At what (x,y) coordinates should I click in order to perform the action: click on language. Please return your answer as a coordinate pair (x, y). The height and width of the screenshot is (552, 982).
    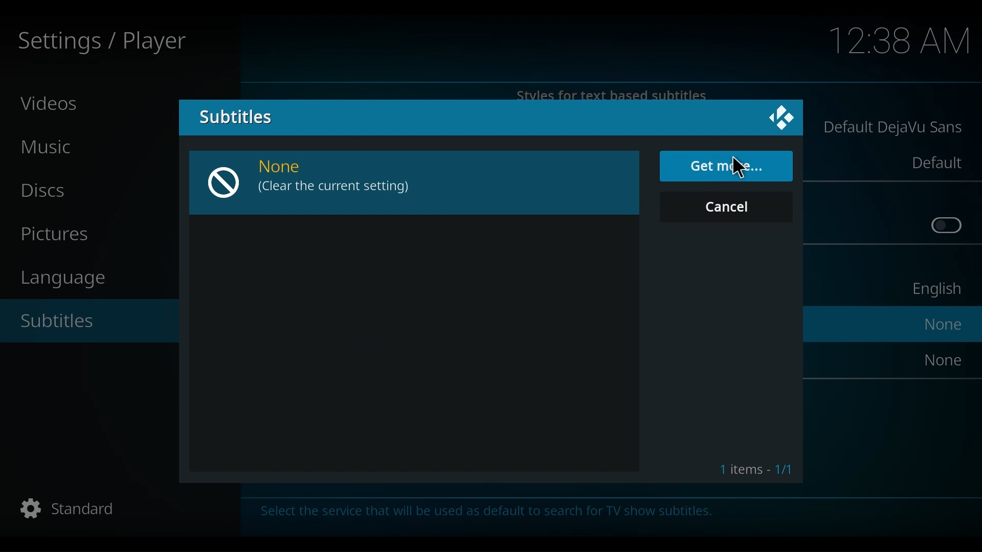
    Looking at the image, I should click on (69, 279).